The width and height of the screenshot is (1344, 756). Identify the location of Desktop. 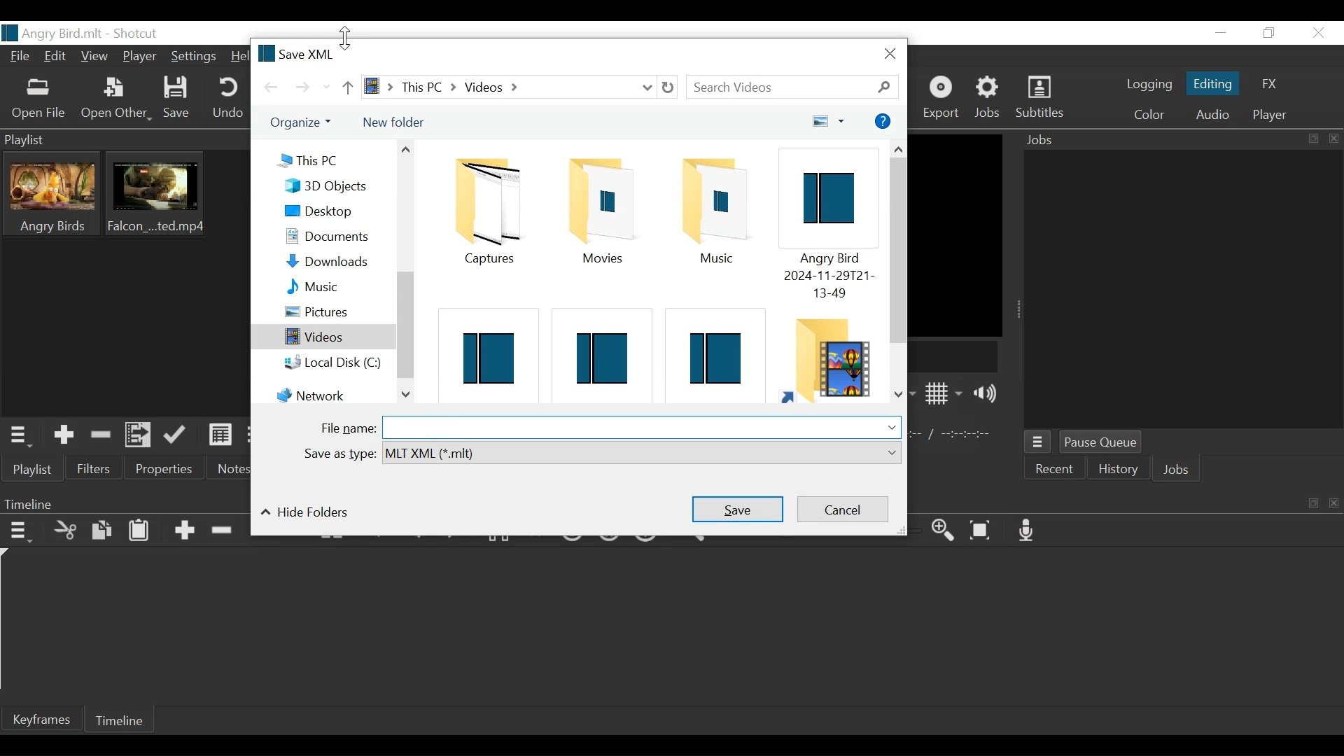
(335, 211).